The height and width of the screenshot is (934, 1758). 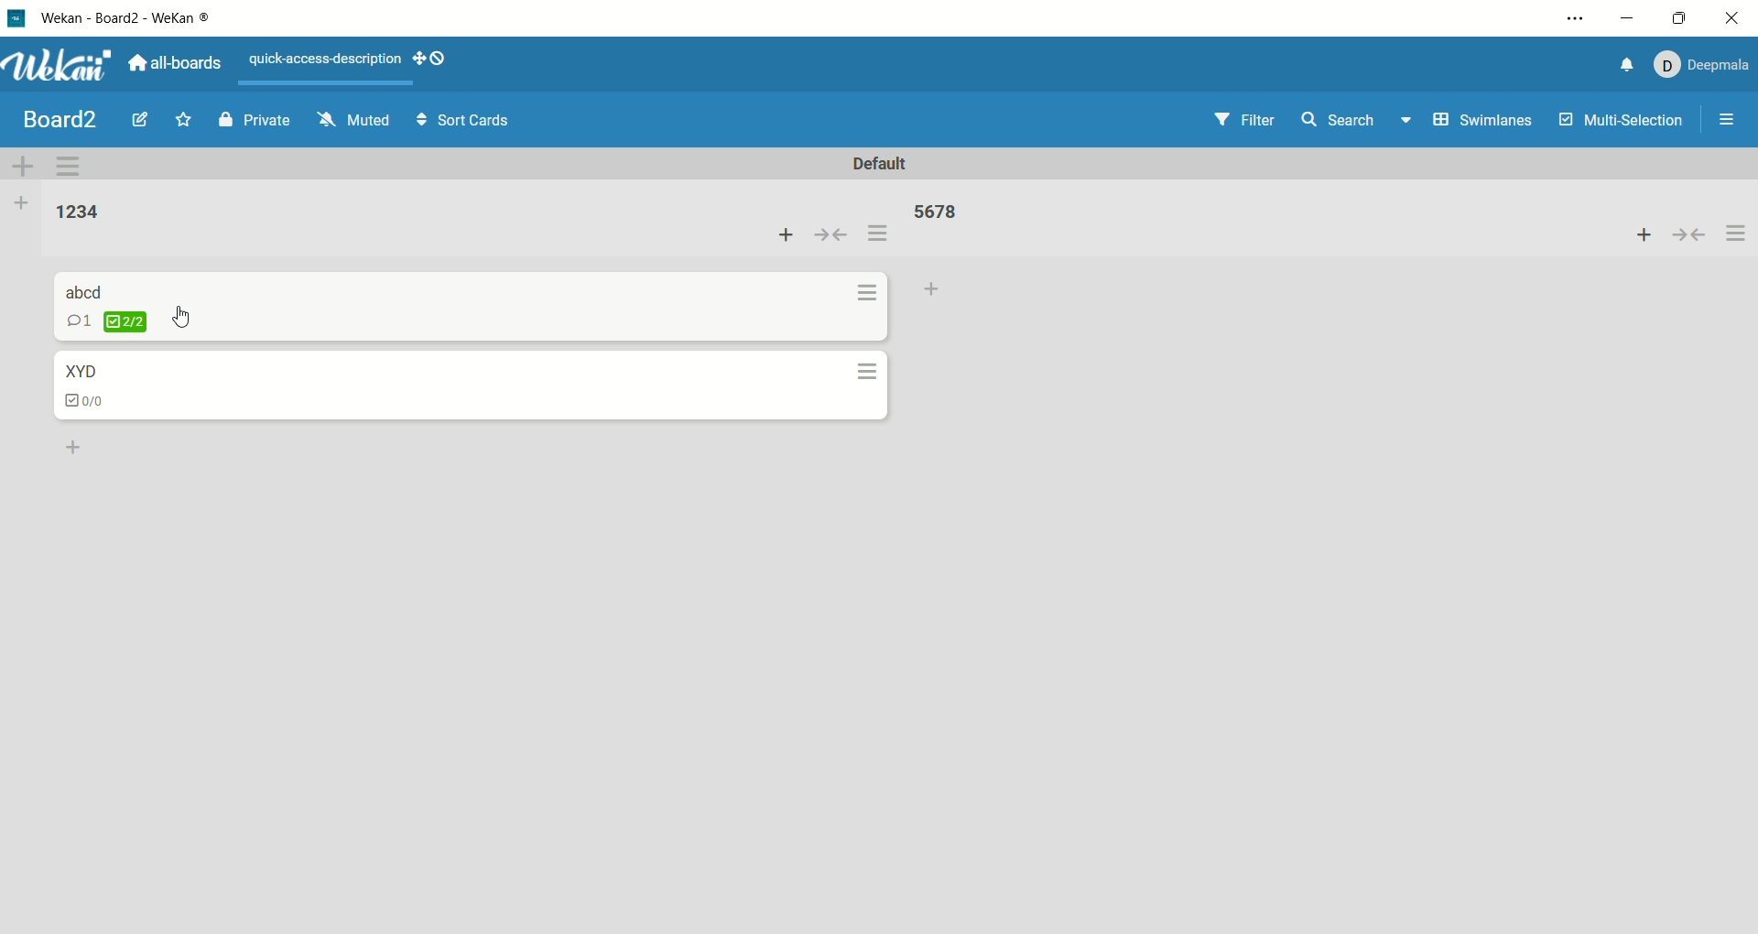 I want to click on logo, so click(x=18, y=17).